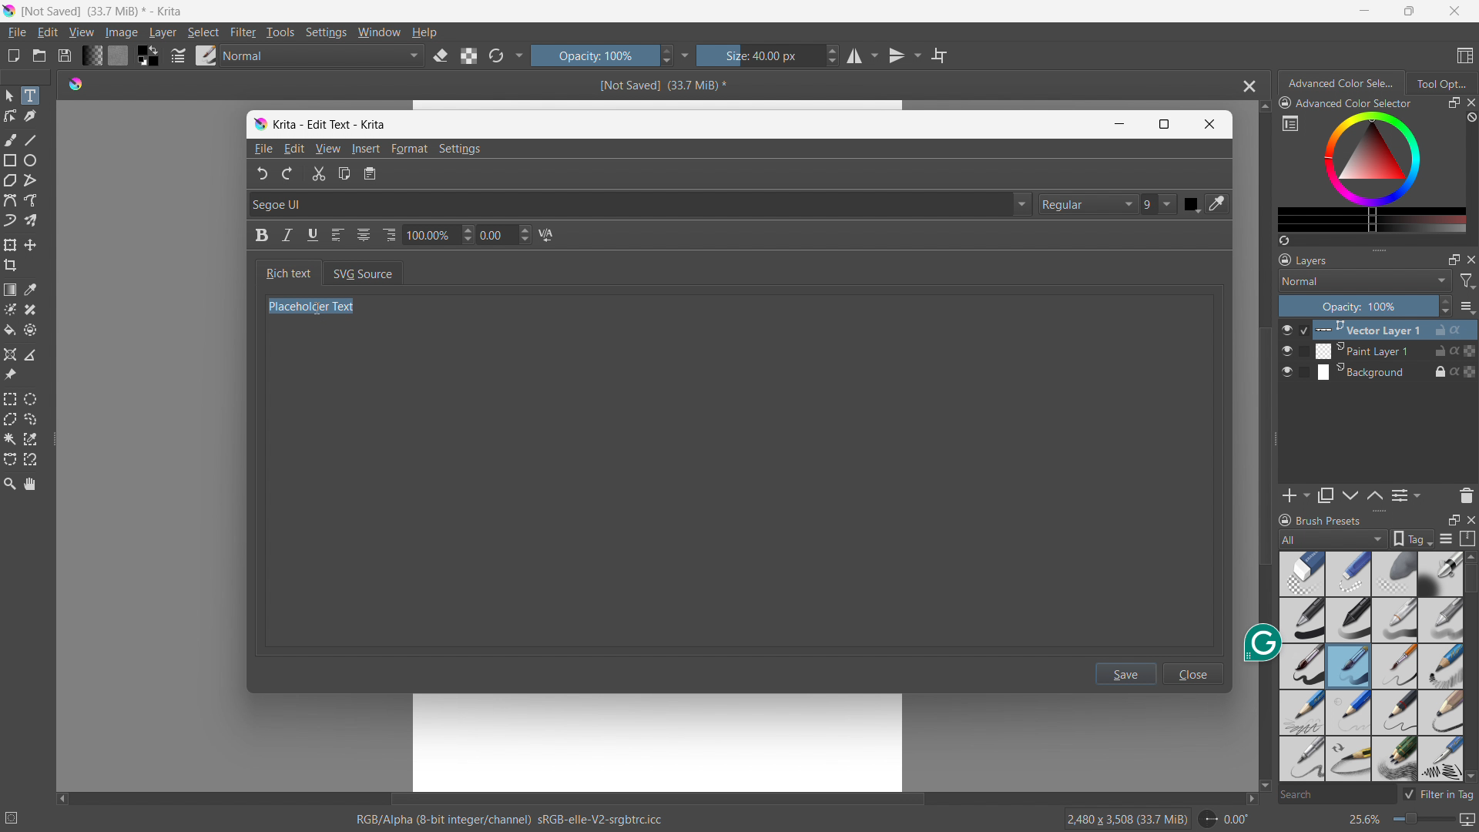 This screenshot has width=1479, height=832. I want to click on format, so click(410, 149).